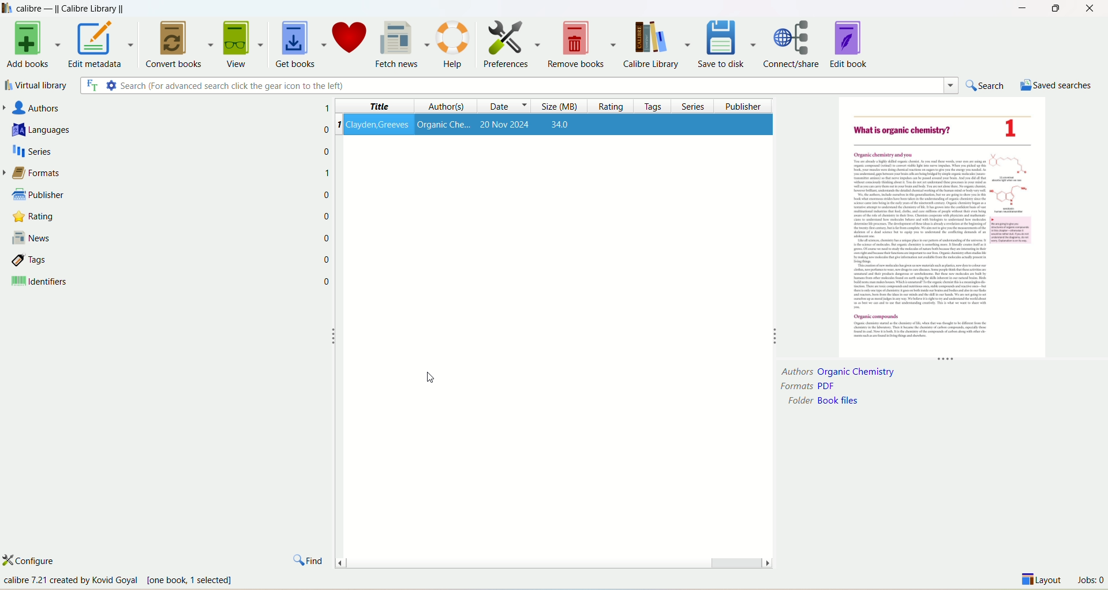 The width and height of the screenshot is (1108, 590). Describe the element at coordinates (850, 43) in the screenshot. I see `edit book` at that location.